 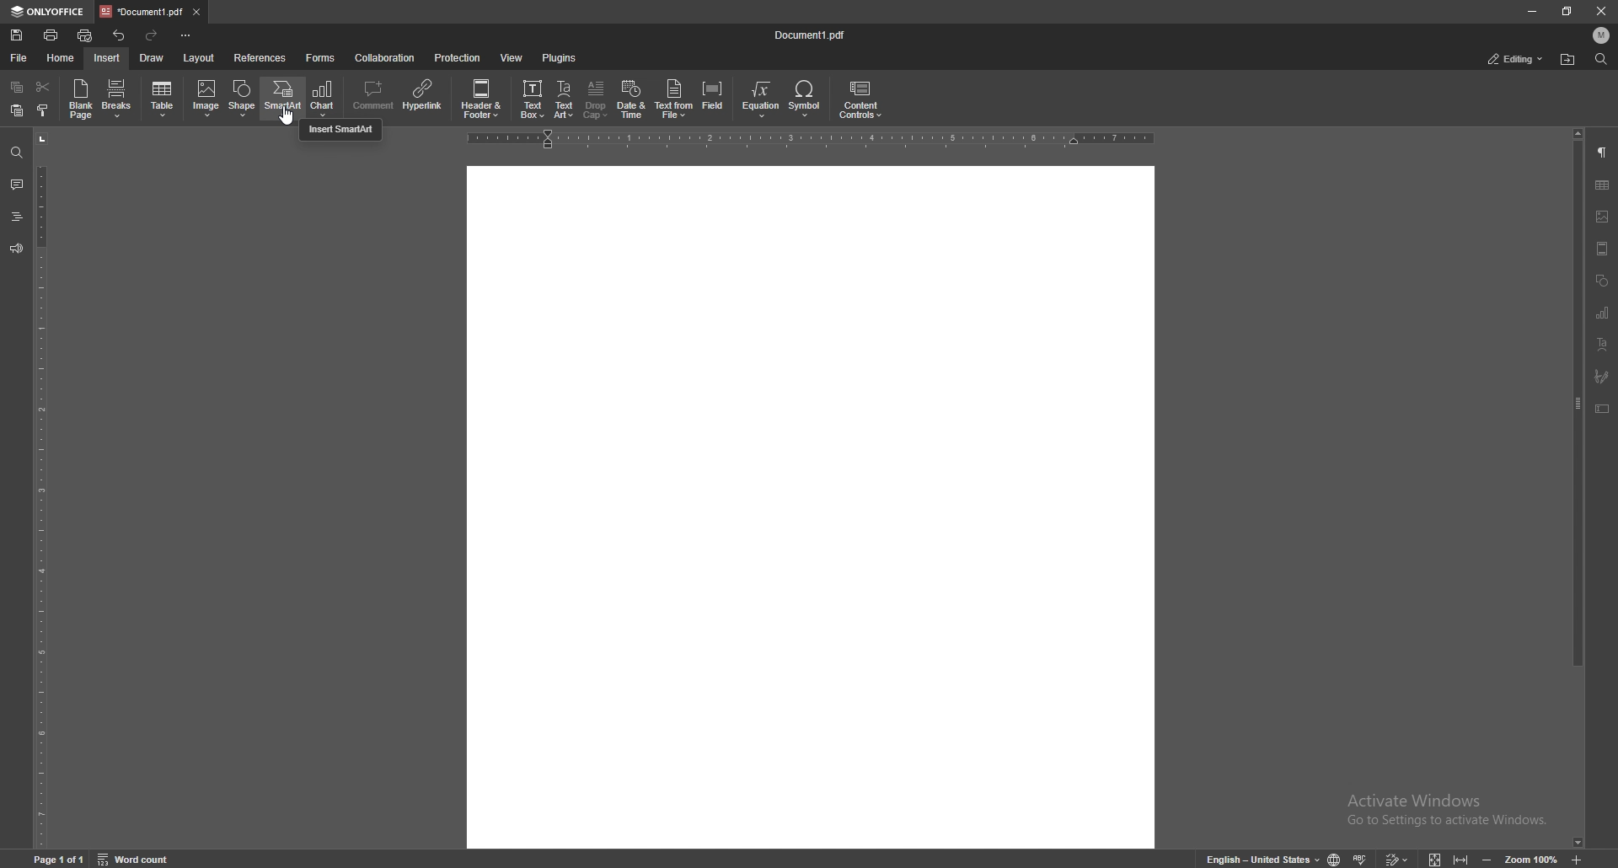 What do you see at coordinates (141, 12) in the screenshot?
I see `tab` at bounding box center [141, 12].